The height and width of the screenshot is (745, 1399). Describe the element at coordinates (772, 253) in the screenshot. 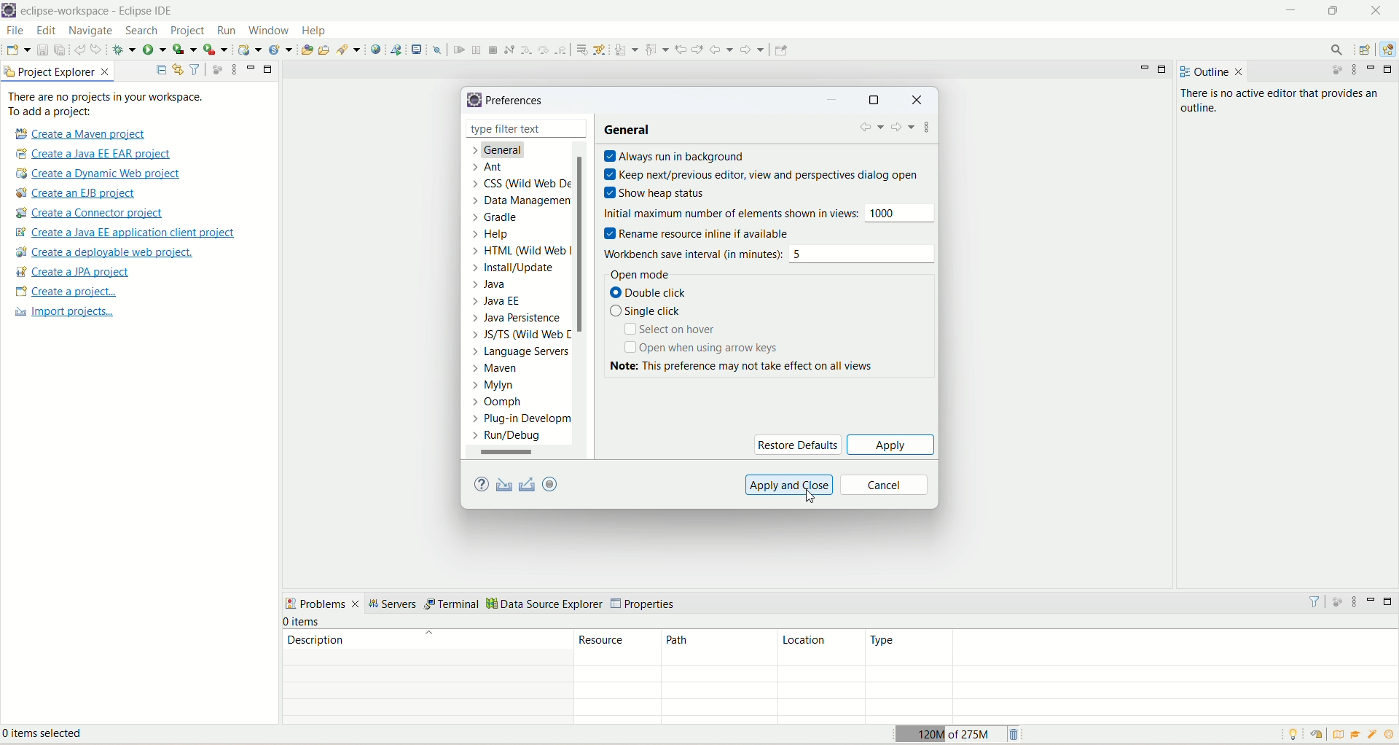

I see `workbench save interval (in minutes): 5` at that location.